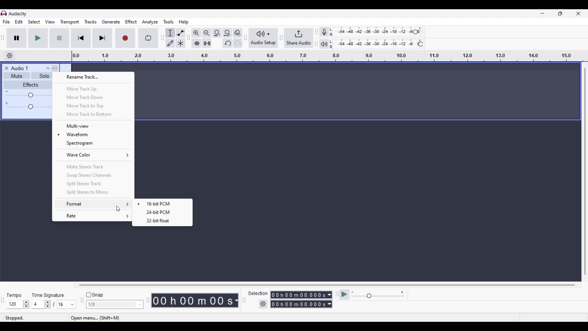 The height and width of the screenshot is (331, 588). What do you see at coordinates (330, 56) in the screenshot?
I see `Scale to measure audio length` at bounding box center [330, 56].